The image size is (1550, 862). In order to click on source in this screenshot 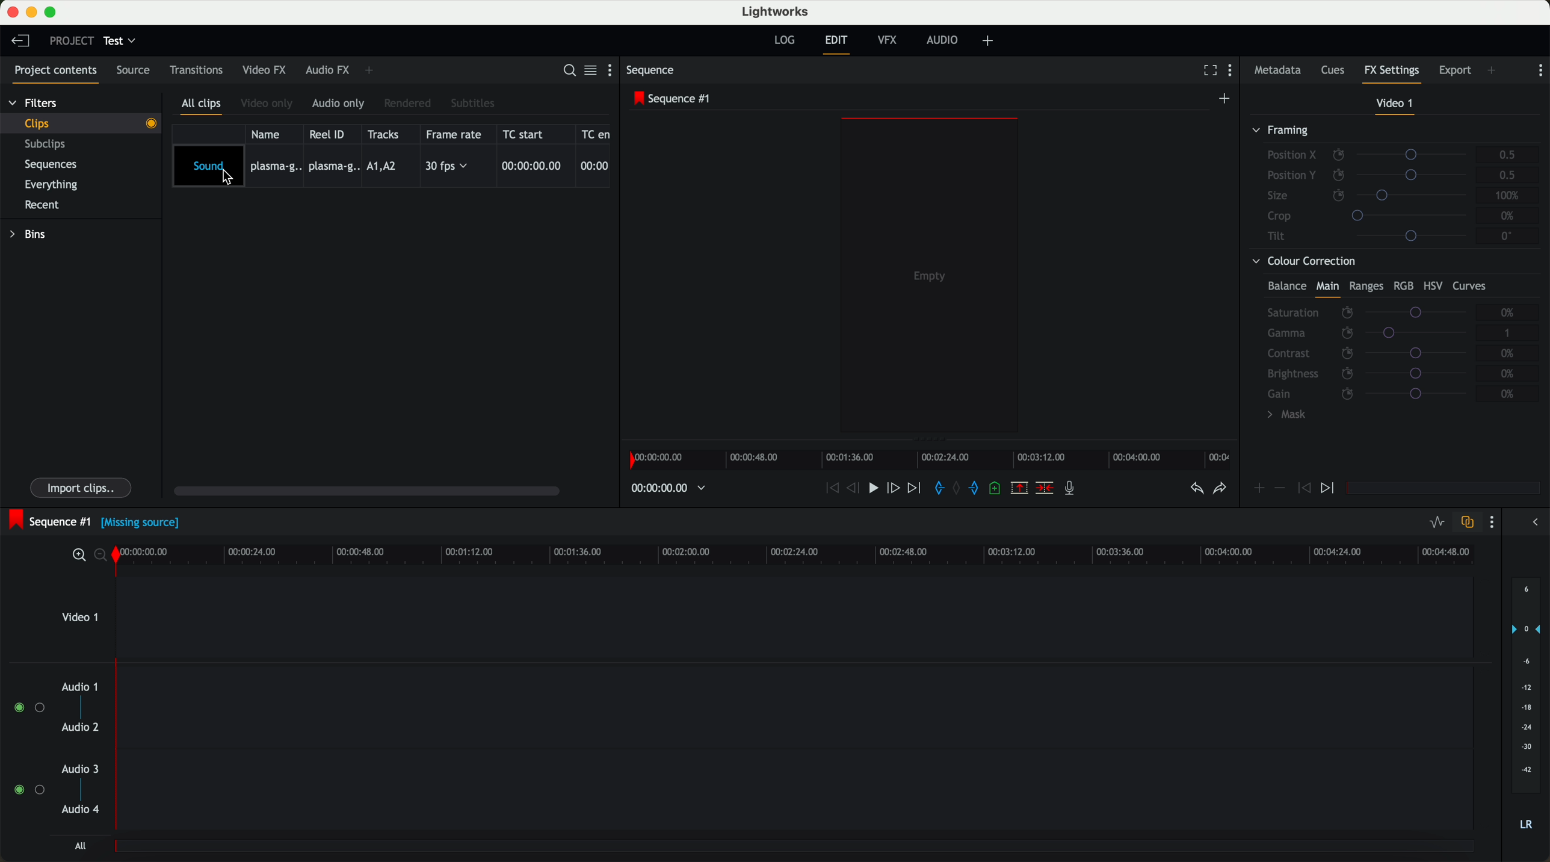, I will do `click(137, 71)`.